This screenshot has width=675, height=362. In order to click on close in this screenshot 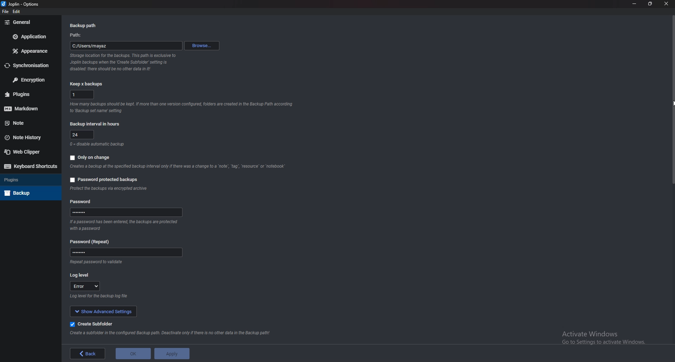, I will do `click(665, 5)`.